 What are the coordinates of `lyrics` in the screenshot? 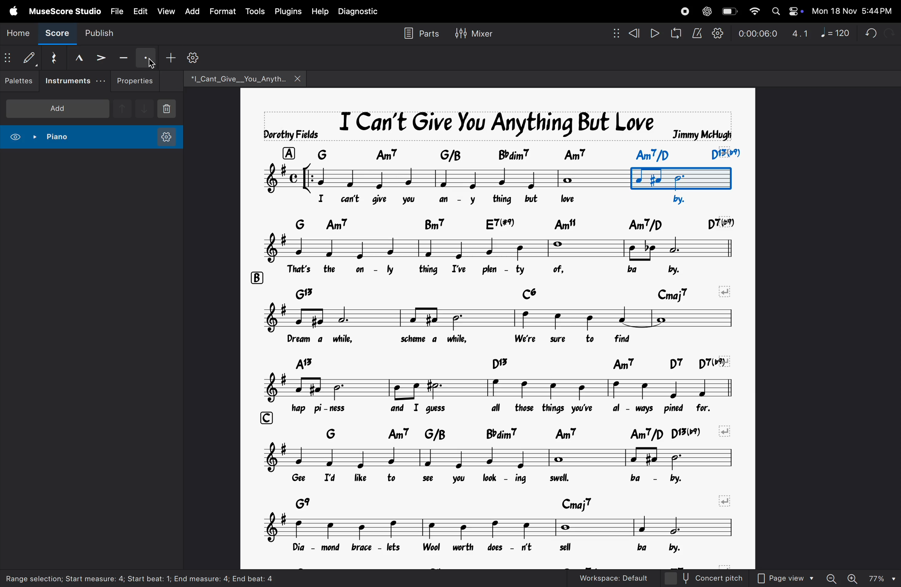 It's located at (500, 551).